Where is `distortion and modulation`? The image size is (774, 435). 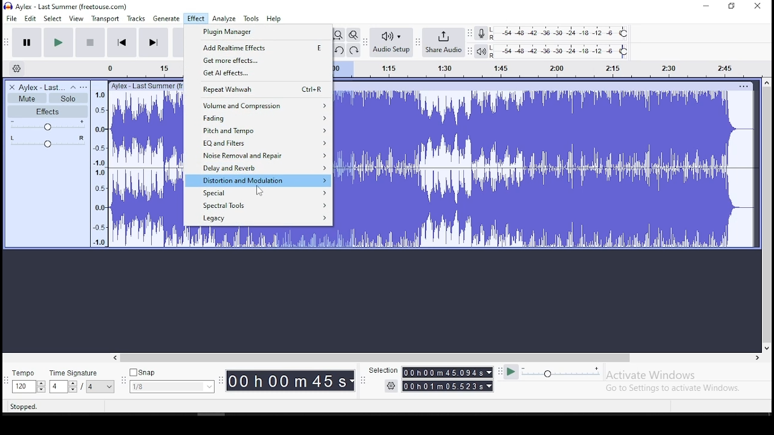 distortion and modulation is located at coordinates (257, 181).